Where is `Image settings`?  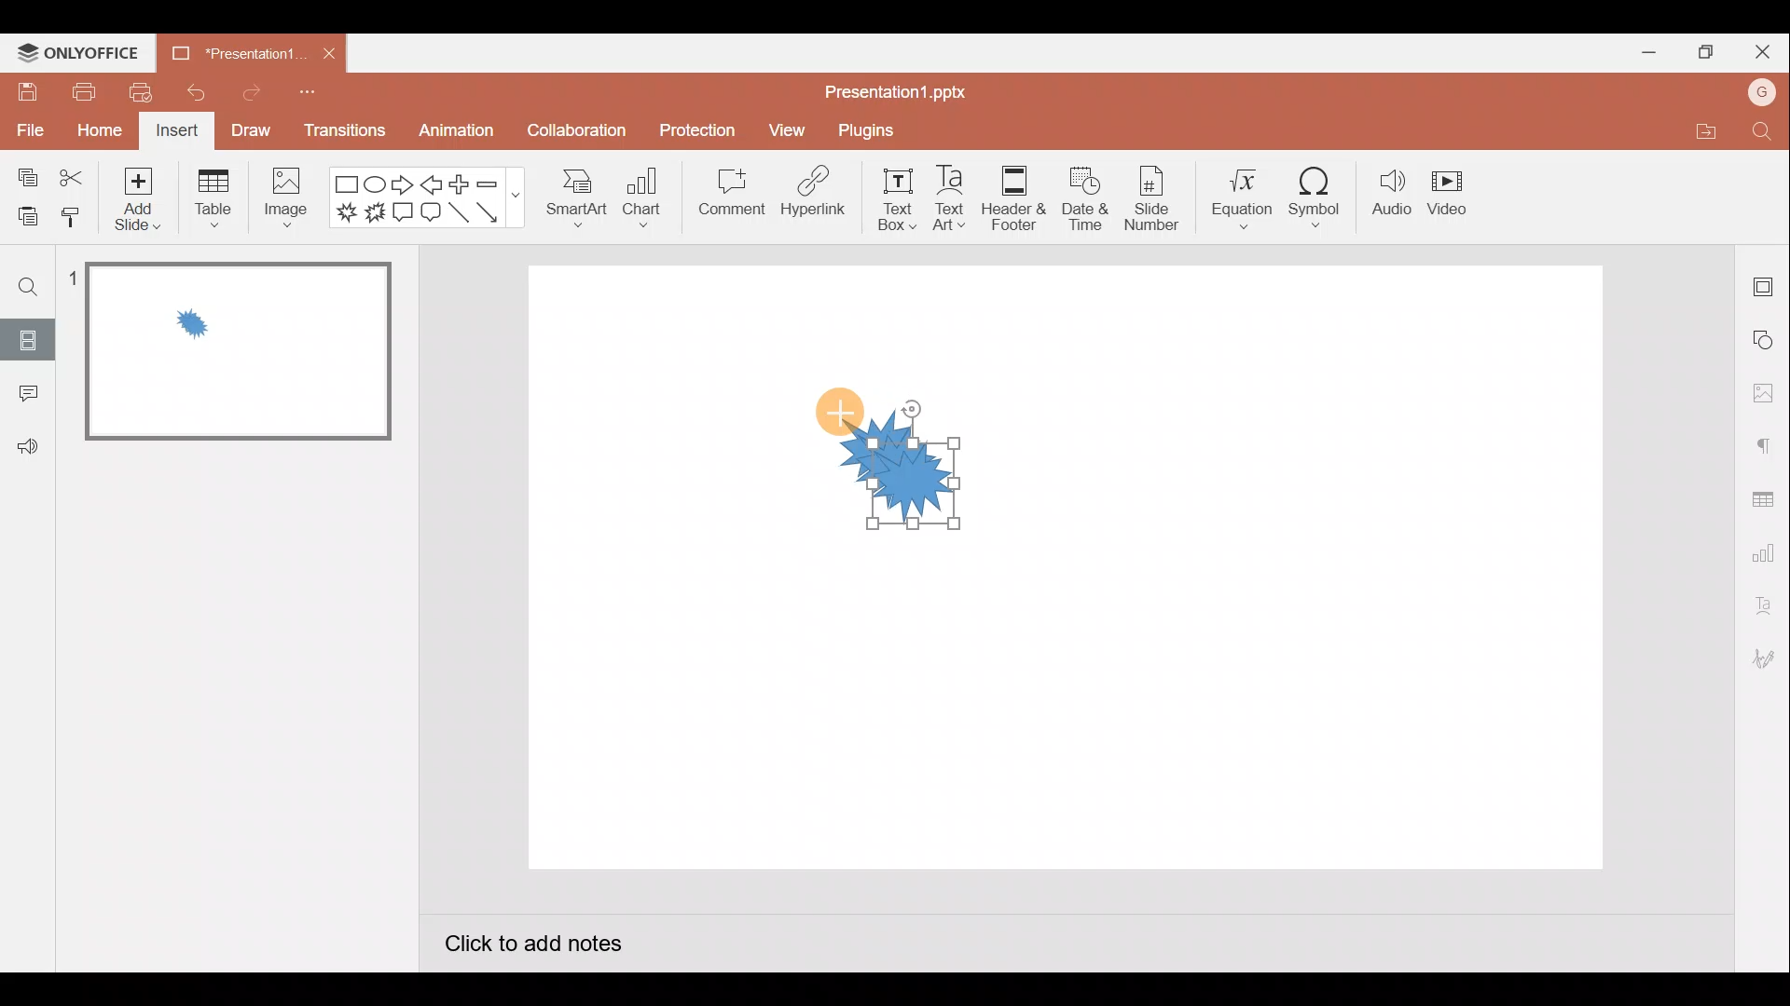
Image settings is located at coordinates (1761, 390).